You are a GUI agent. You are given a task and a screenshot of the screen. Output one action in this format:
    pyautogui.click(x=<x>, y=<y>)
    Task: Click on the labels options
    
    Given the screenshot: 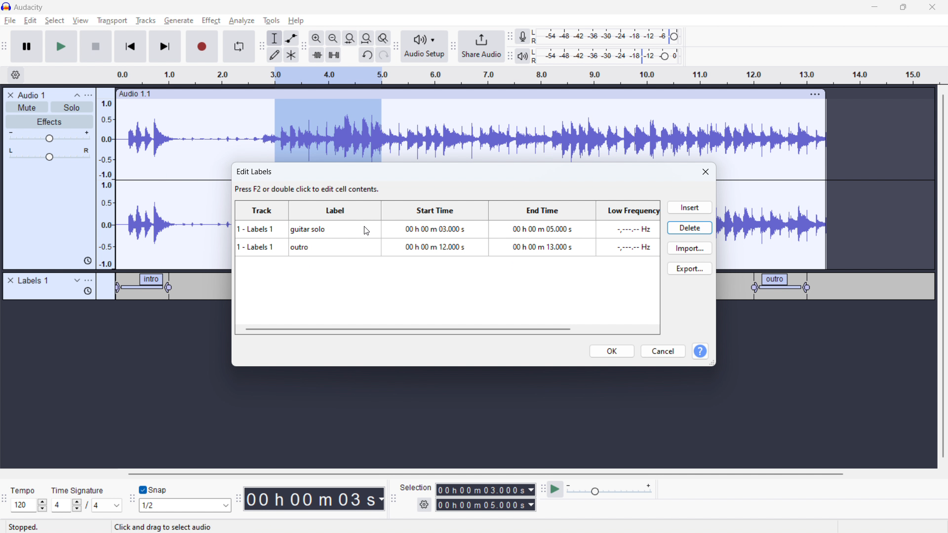 What is the action you would take?
    pyautogui.click(x=89, y=281)
    